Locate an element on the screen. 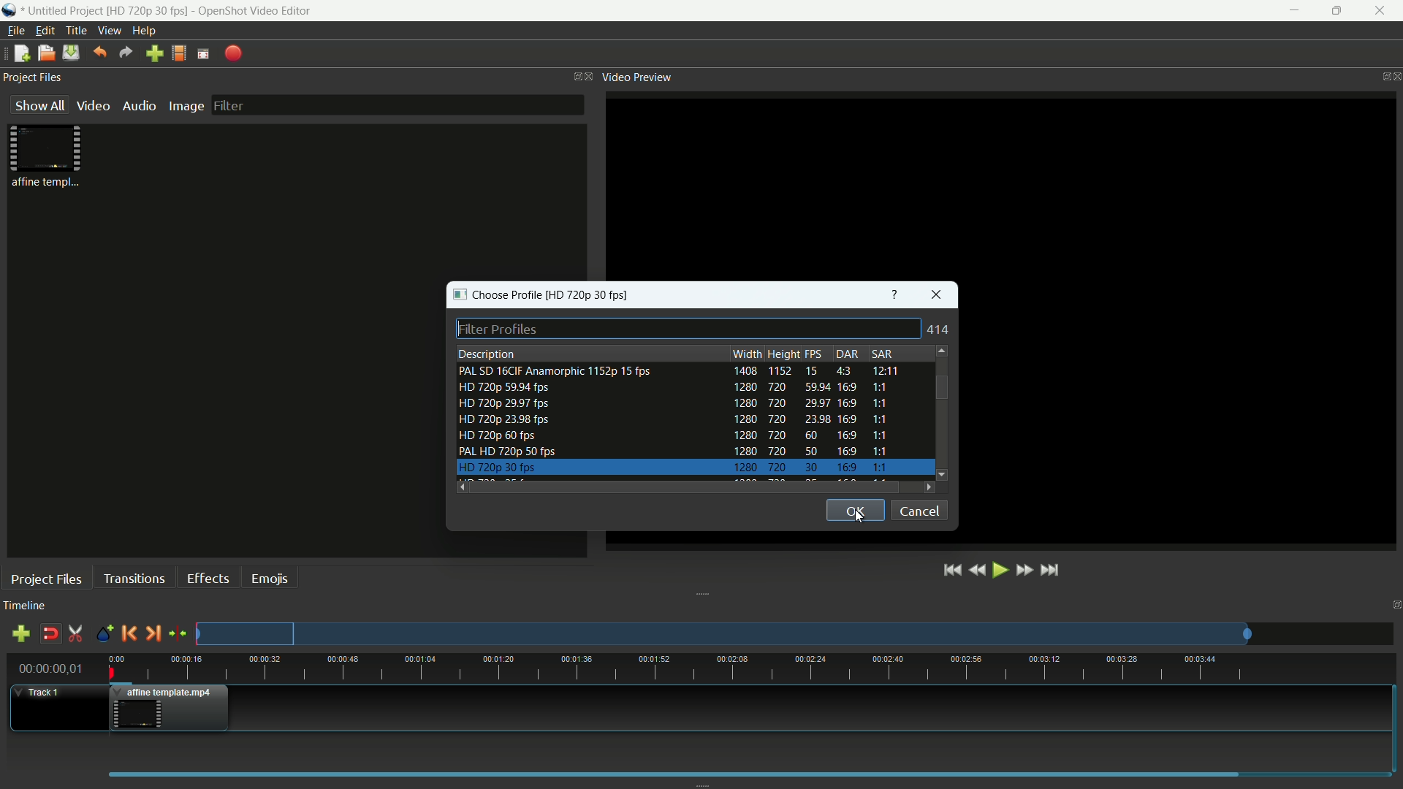  project name is located at coordinates (63, 11).